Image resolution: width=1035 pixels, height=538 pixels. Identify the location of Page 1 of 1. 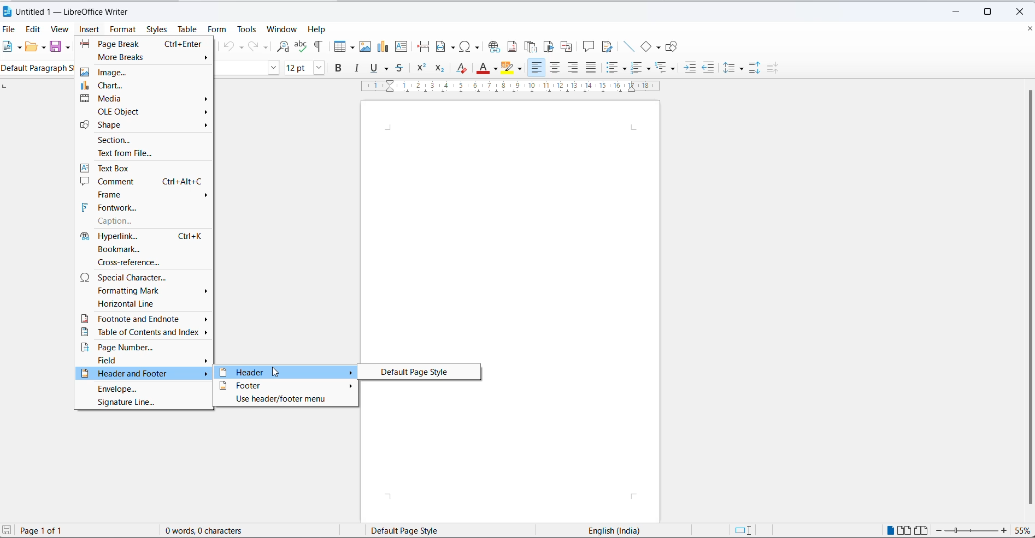
(59, 530).